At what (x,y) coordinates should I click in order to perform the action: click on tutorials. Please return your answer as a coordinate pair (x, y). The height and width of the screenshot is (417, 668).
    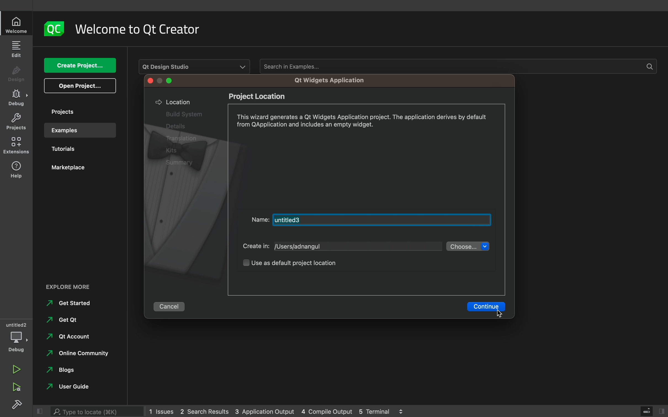
    Looking at the image, I should click on (75, 150).